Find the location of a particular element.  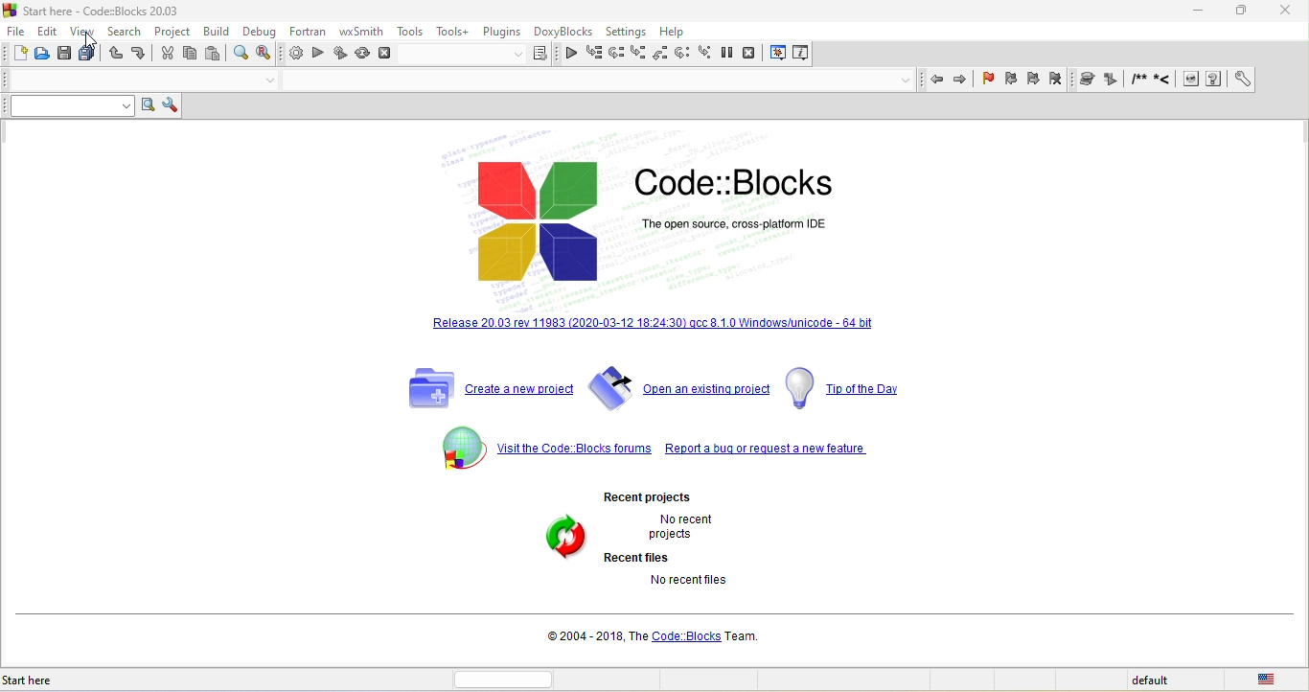

tools is located at coordinates (411, 31).